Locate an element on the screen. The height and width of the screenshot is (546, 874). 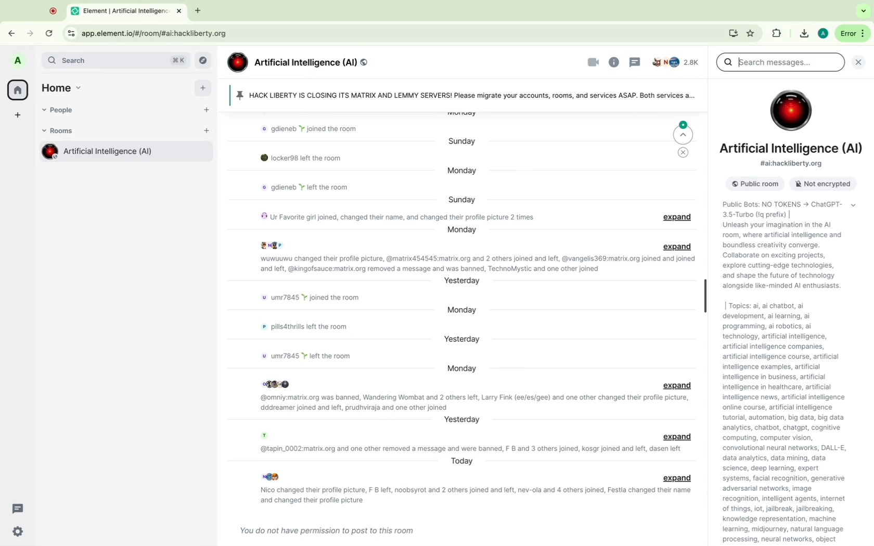
group name is located at coordinates (299, 63).